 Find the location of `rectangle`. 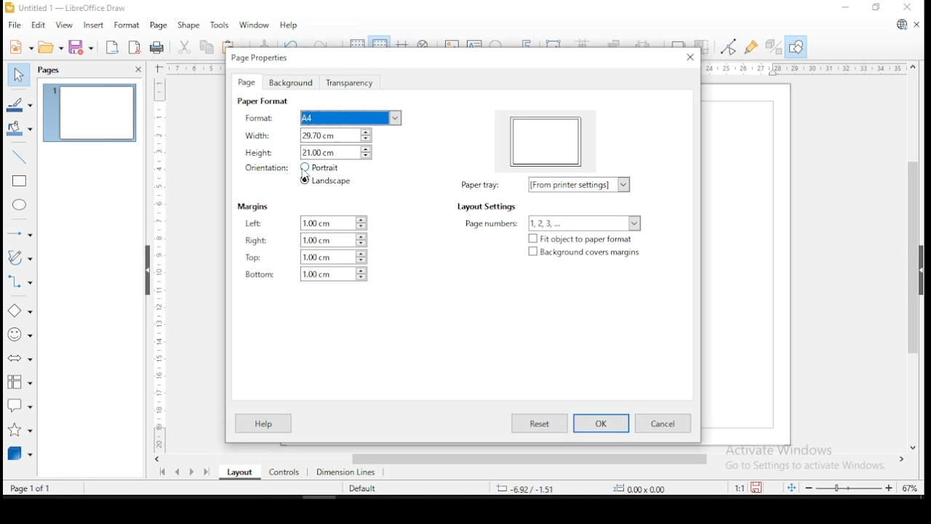

rectangle is located at coordinates (18, 182).